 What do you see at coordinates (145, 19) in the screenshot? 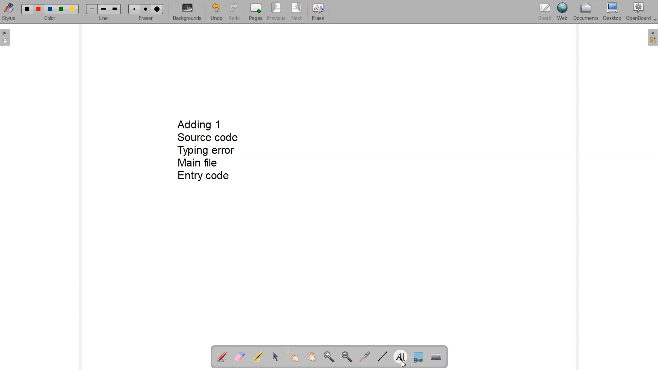
I see `Eraser` at bounding box center [145, 19].